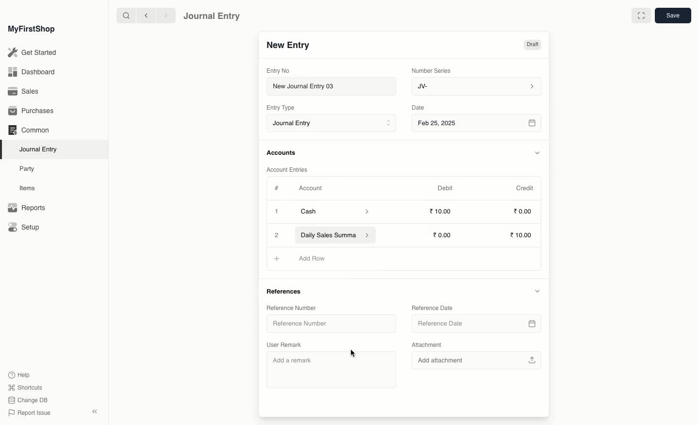  Describe the element at coordinates (445, 235) in the screenshot. I see `10.00` at that location.